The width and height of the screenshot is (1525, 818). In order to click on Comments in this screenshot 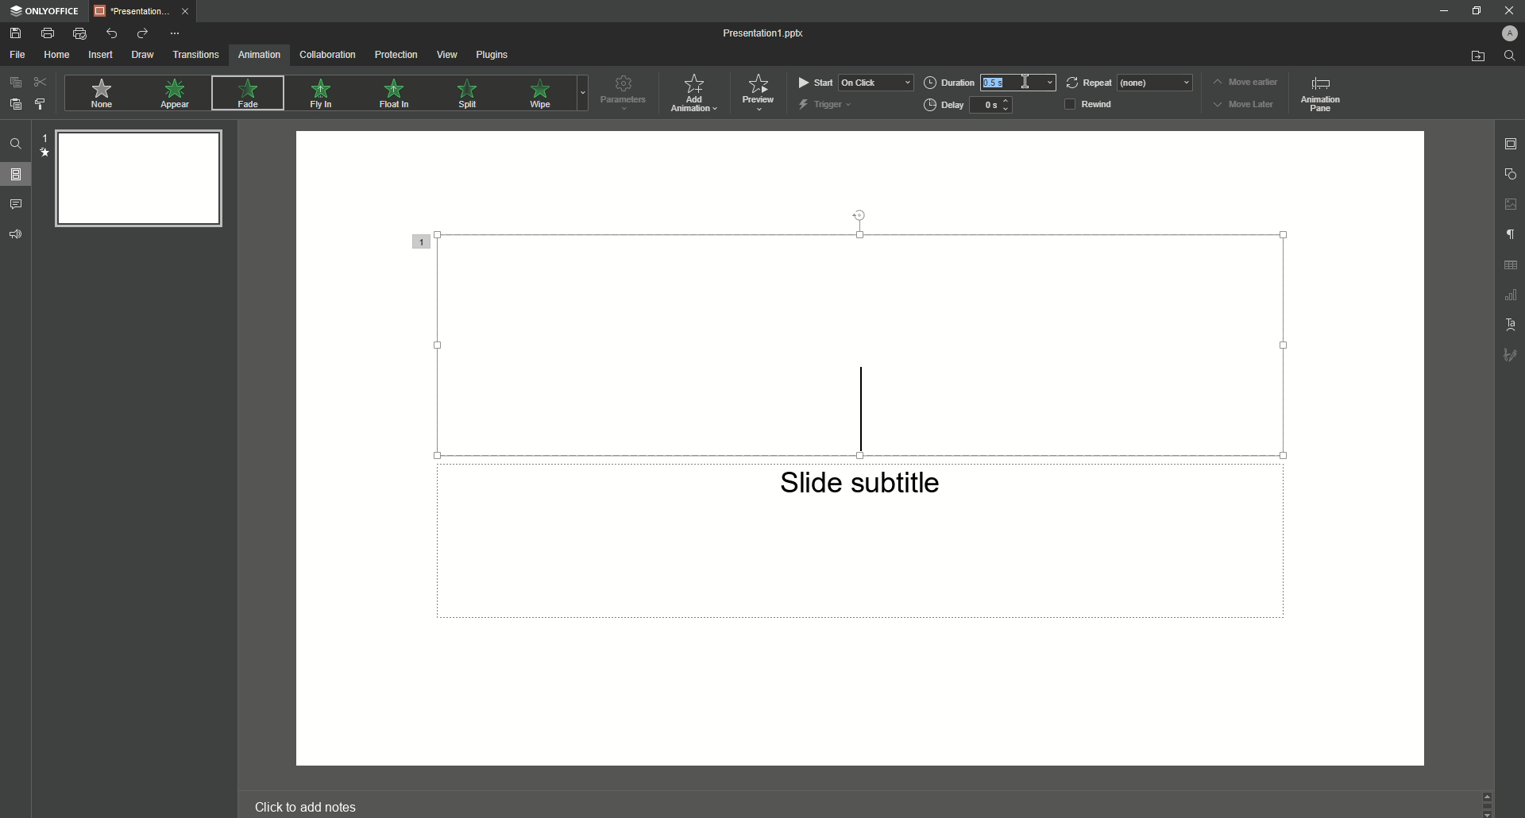, I will do `click(17, 205)`.